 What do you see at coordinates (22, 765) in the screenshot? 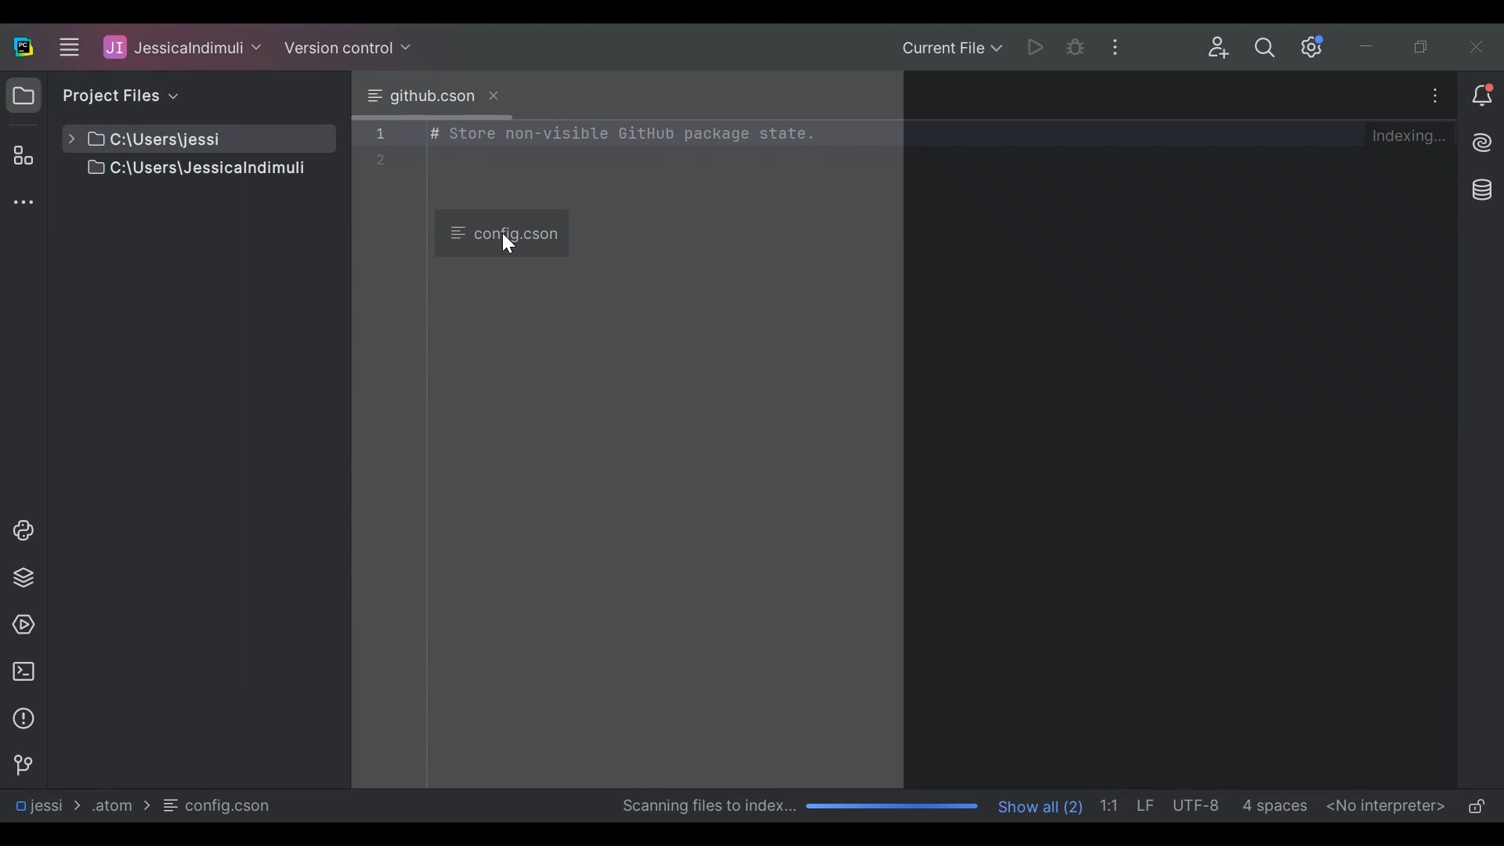
I see `Navigation` at bounding box center [22, 765].